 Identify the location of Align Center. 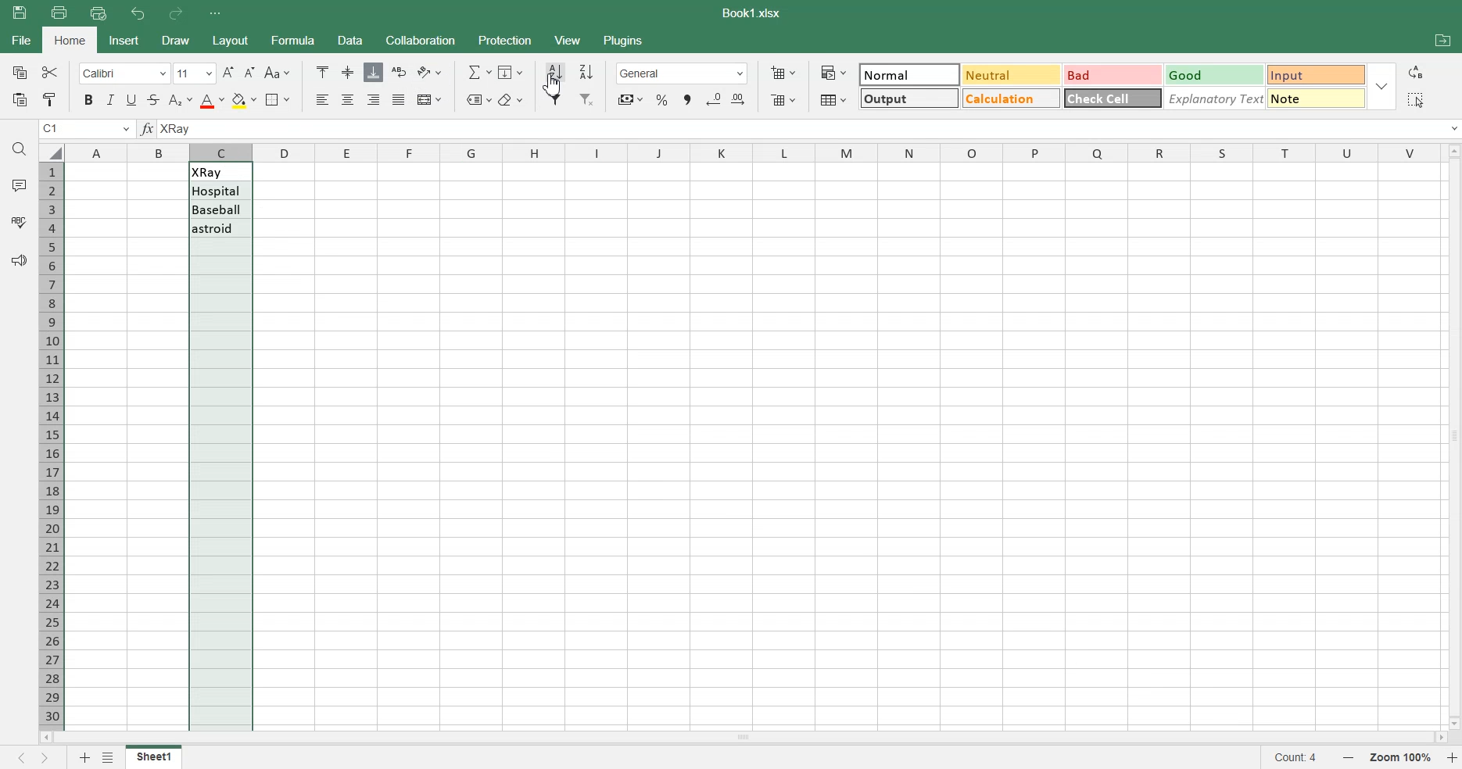
(349, 73).